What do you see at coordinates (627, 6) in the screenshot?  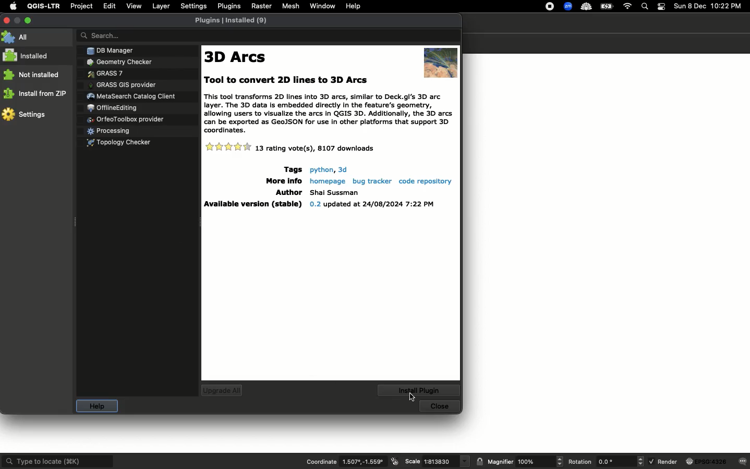 I see `Internet` at bounding box center [627, 6].